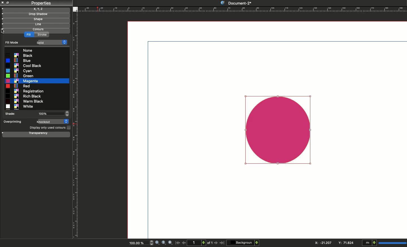  I want to click on Shade, so click(12, 113).